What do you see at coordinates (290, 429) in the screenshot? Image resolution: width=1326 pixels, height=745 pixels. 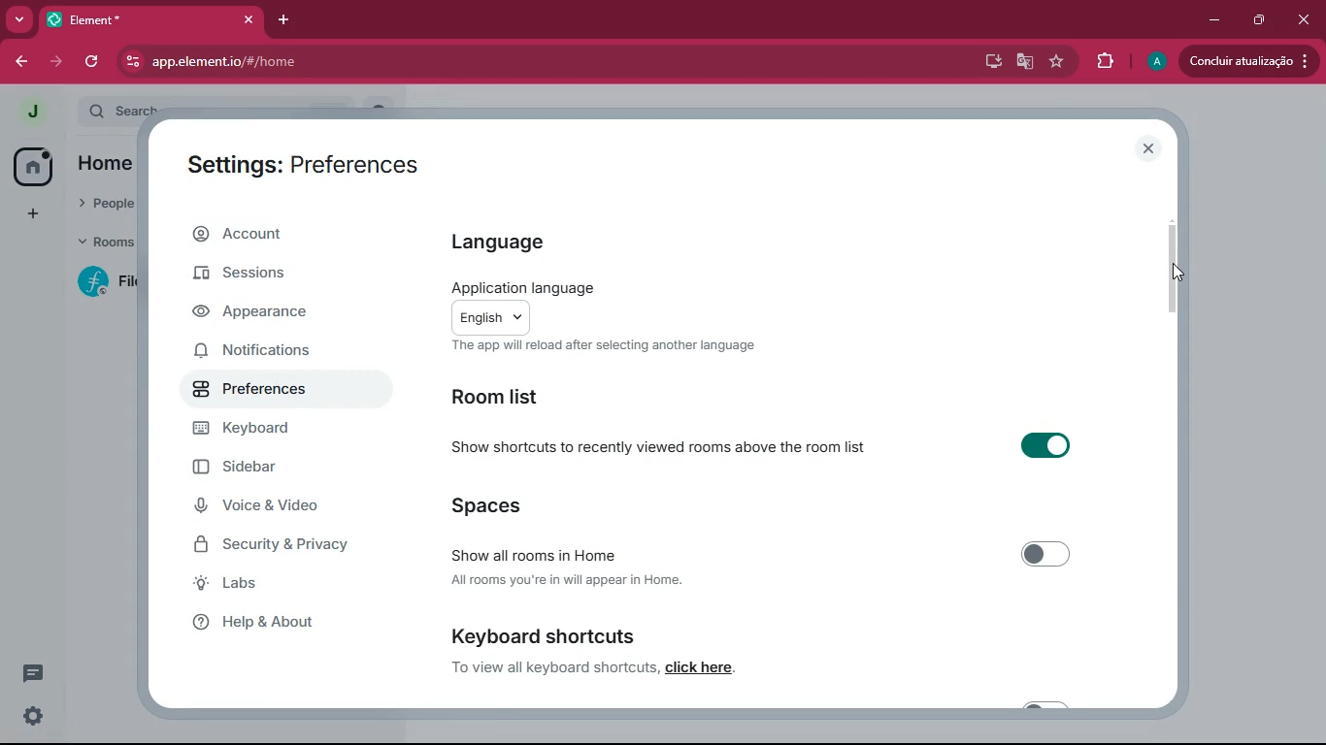 I see `keyboard` at bounding box center [290, 429].